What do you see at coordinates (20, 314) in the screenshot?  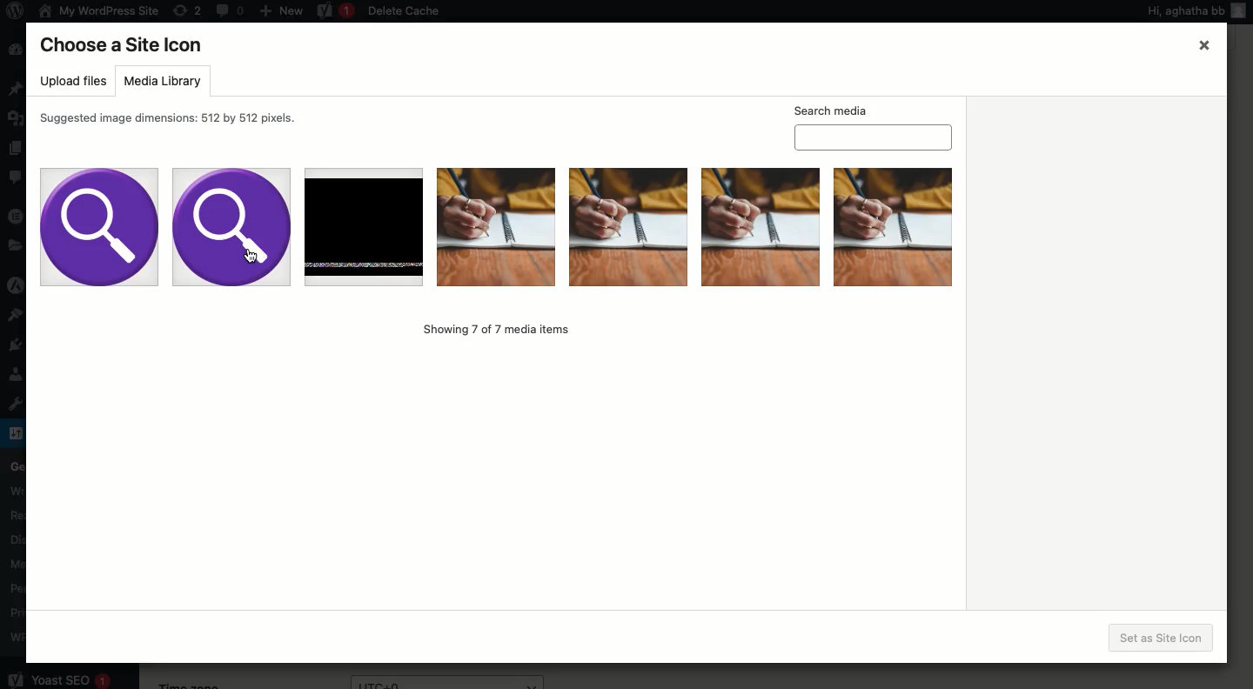 I see `Appearance` at bounding box center [20, 314].